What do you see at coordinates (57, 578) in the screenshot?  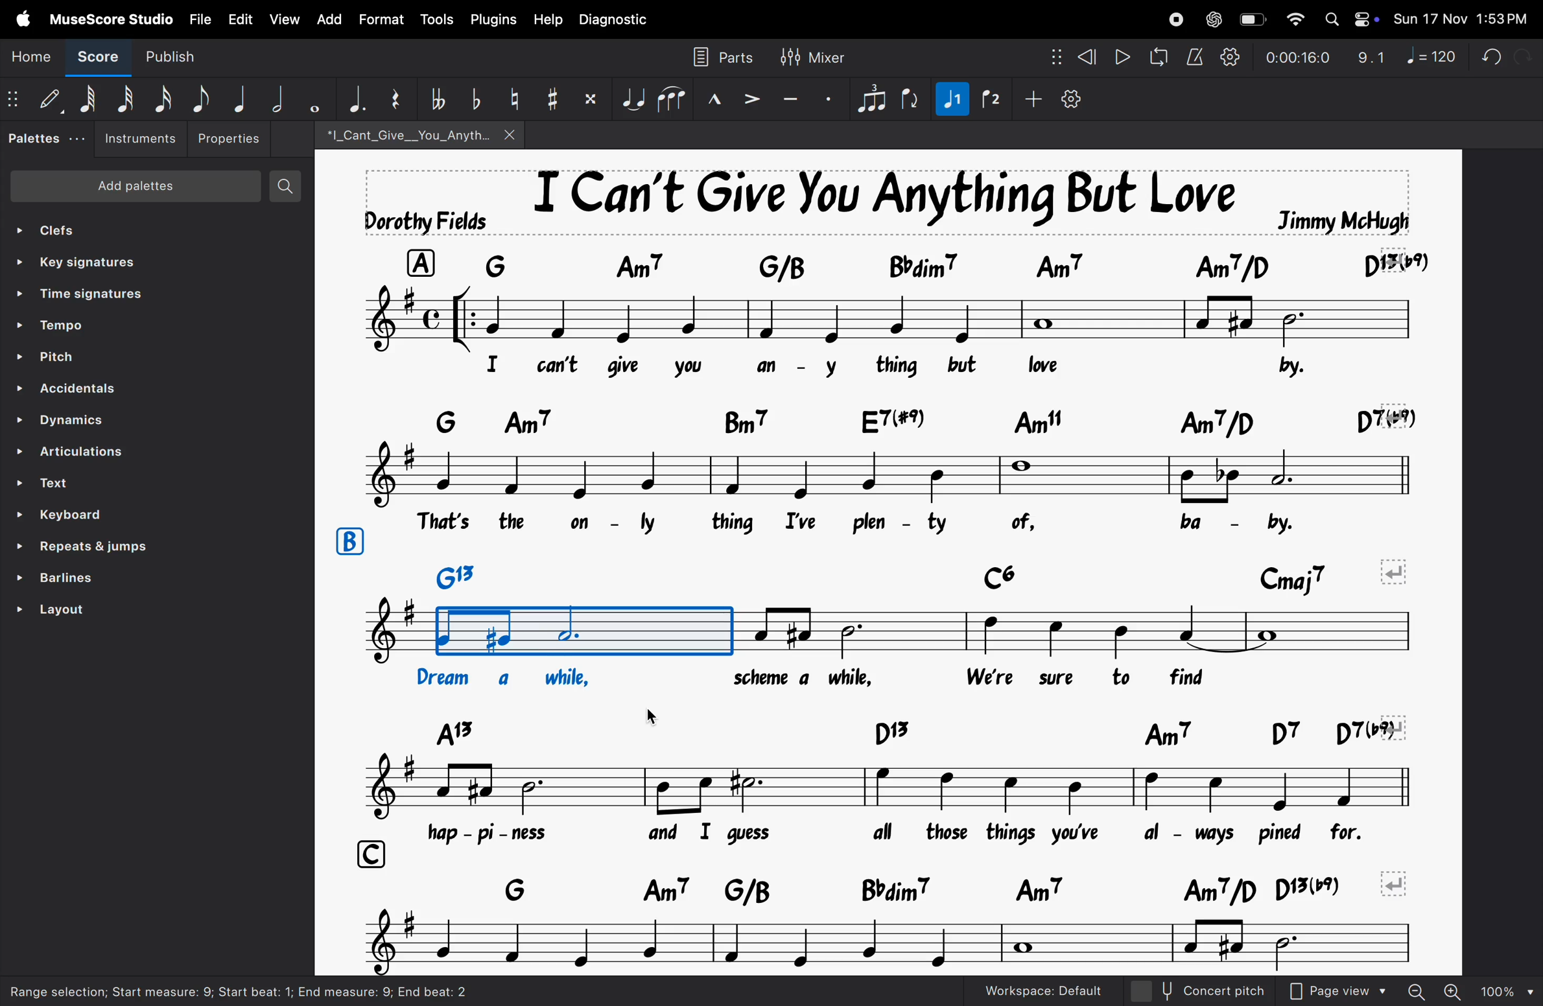 I see `barlines` at bounding box center [57, 578].